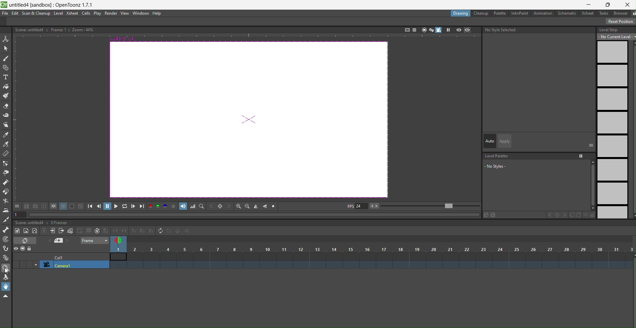 The height and width of the screenshot is (328, 636). I want to click on file, so click(5, 13).